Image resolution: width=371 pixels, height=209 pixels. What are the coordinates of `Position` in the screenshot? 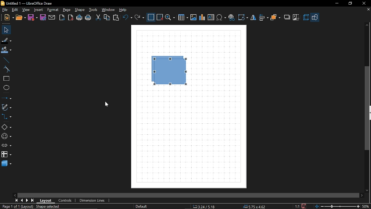 It's located at (253, 206).